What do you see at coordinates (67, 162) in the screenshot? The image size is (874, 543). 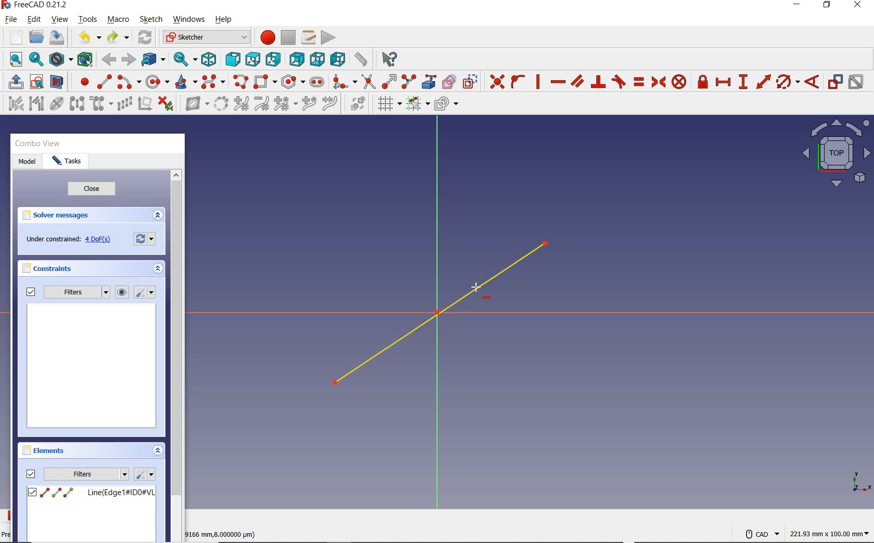 I see `TASKS` at bounding box center [67, 162].